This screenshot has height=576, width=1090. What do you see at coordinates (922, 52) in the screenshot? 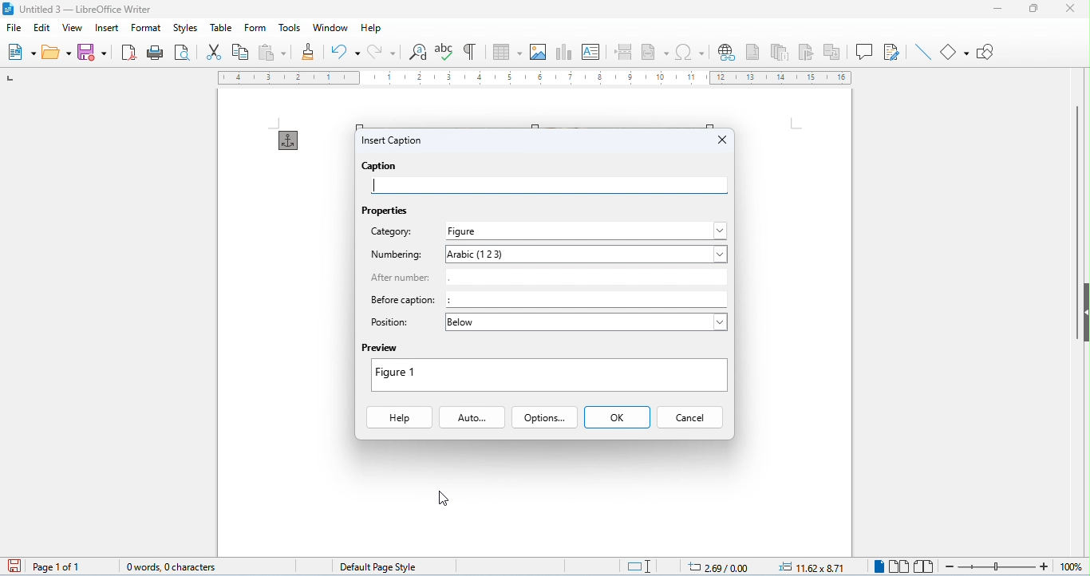
I see `line` at bounding box center [922, 52].